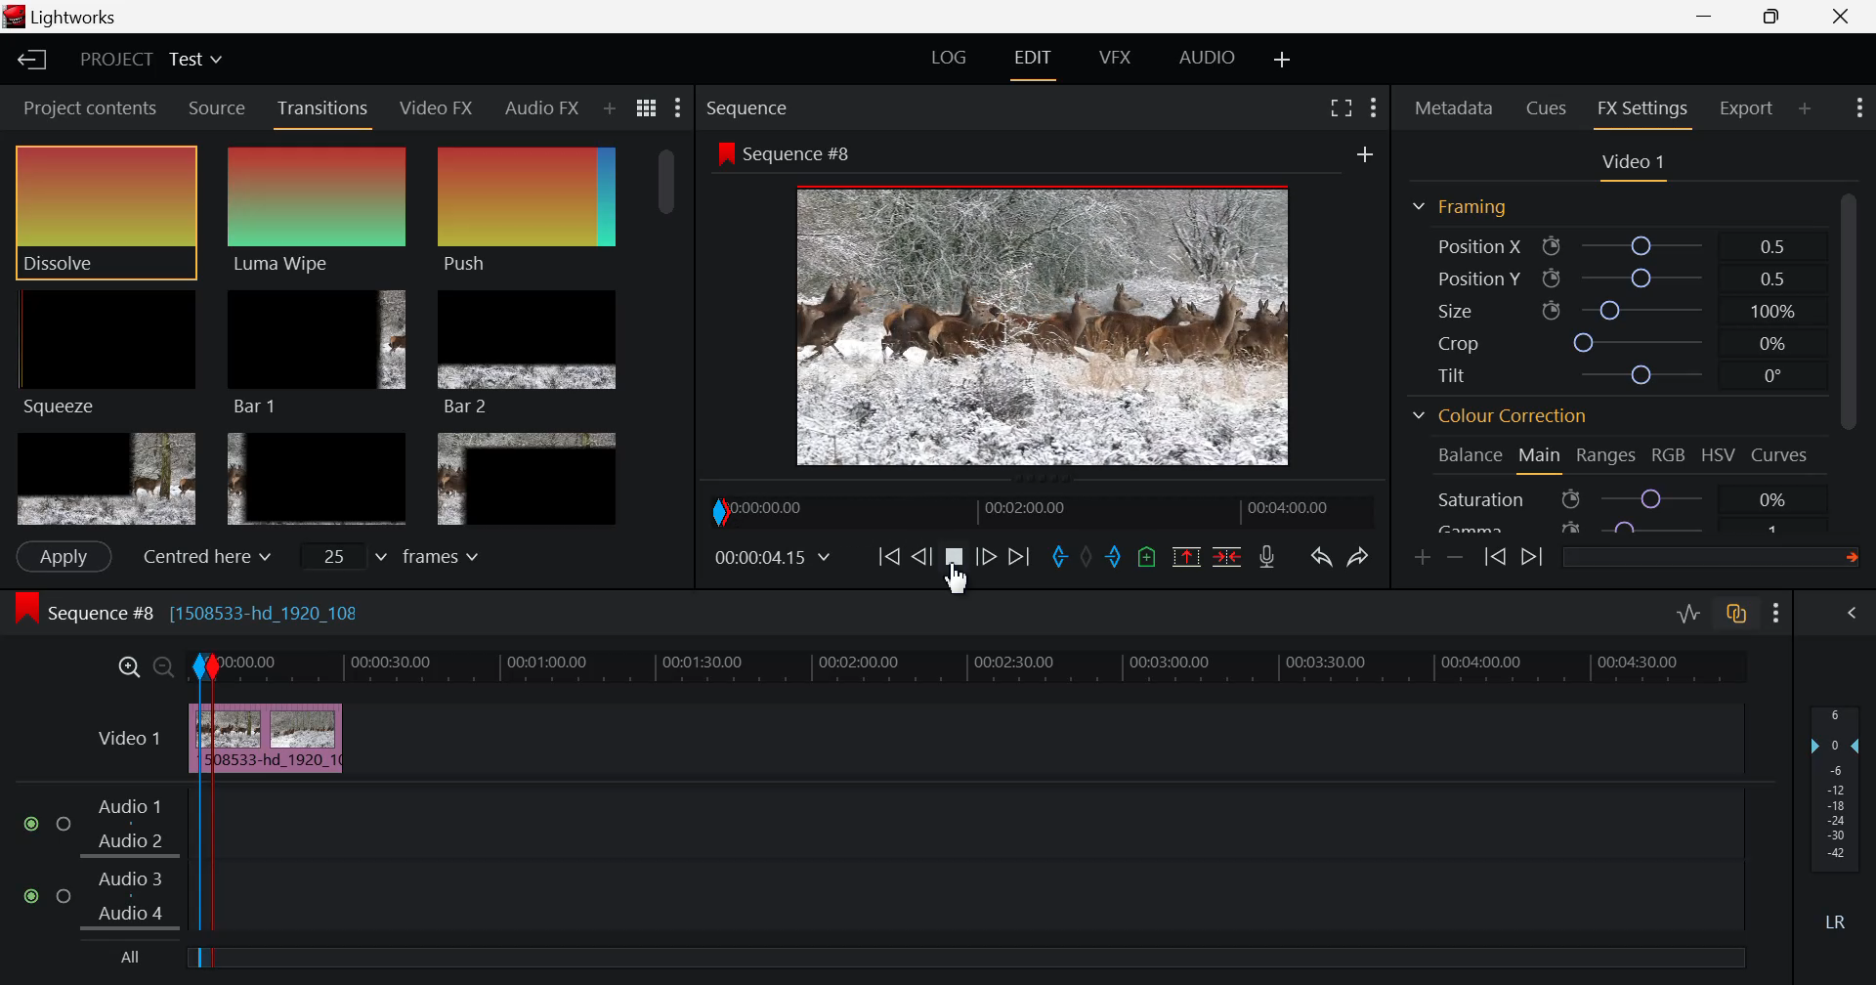 This screenshot has width=1876, height=985. Describe the element at coordinates (1019, 665) in the screenshot. I see `Project Timeline` at that location.